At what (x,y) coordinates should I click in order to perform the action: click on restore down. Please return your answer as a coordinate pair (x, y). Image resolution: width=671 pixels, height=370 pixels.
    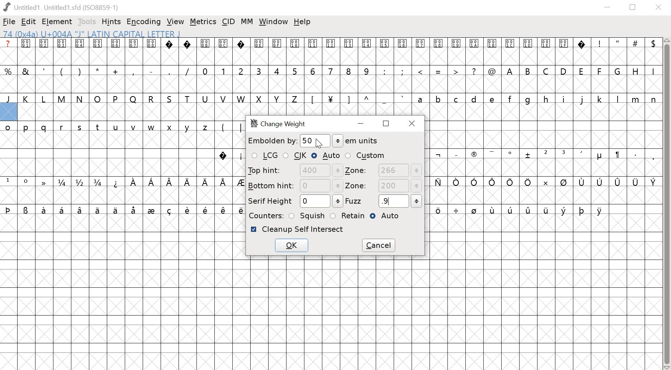
    Looking at the image, I should click on (386, 123).